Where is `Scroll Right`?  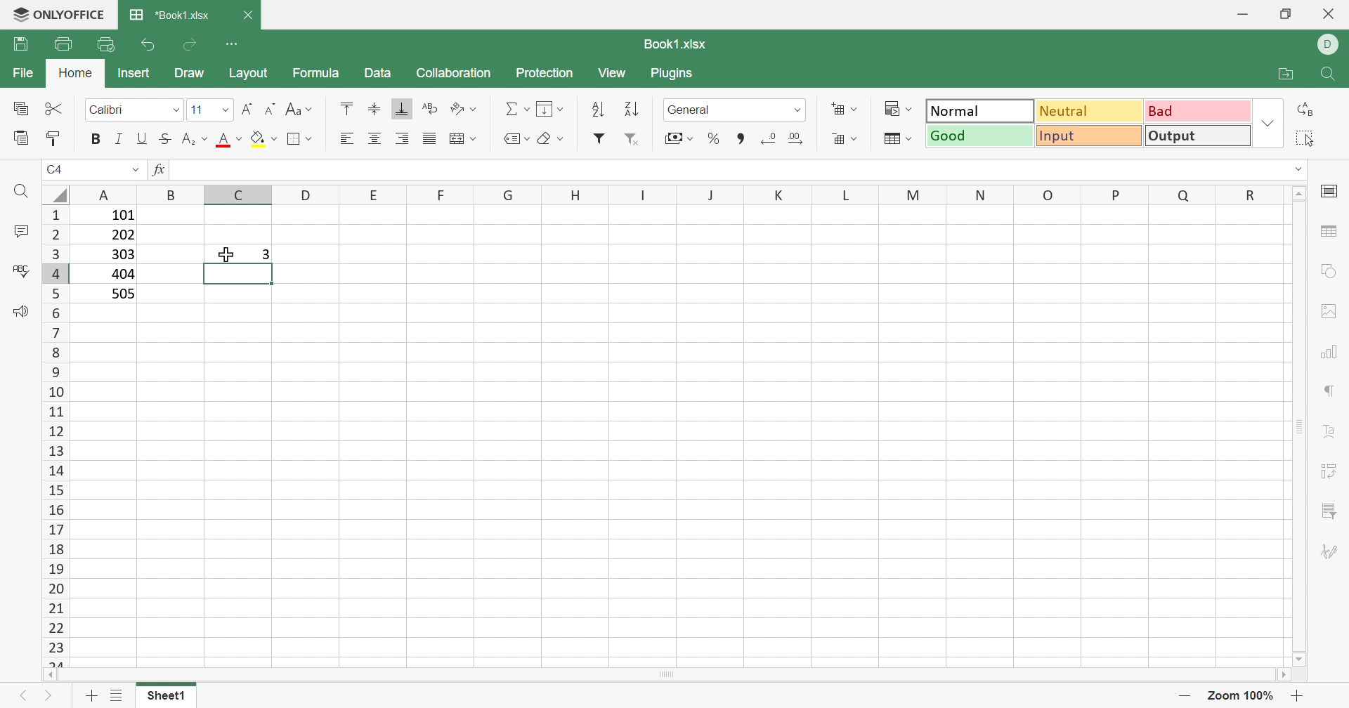 Scroll Right is located at coordinates (1293, 678).